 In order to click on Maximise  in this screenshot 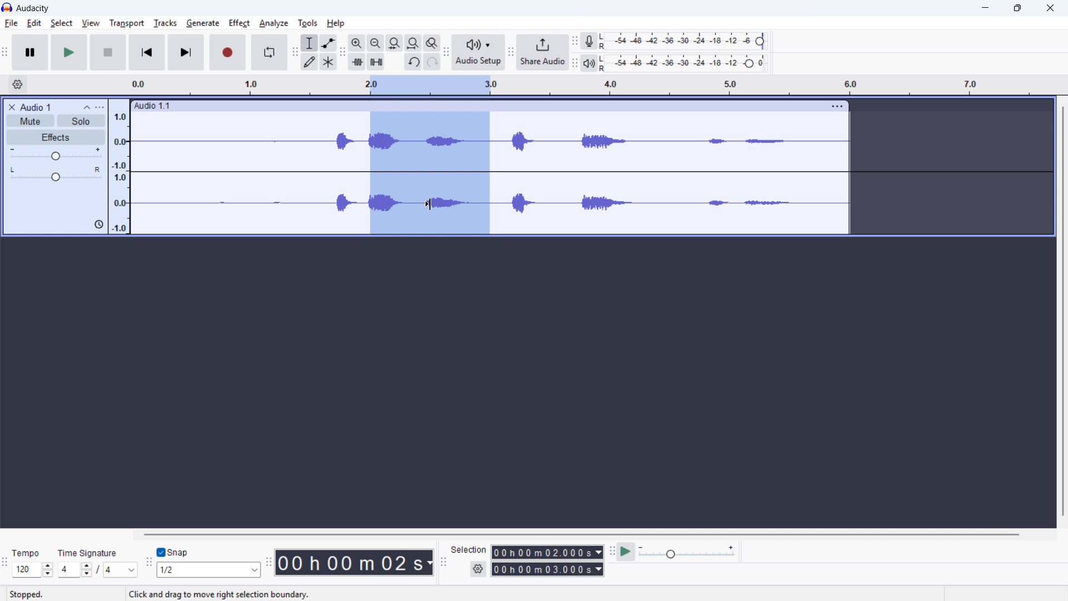, I will do `click(1018, 8)`.